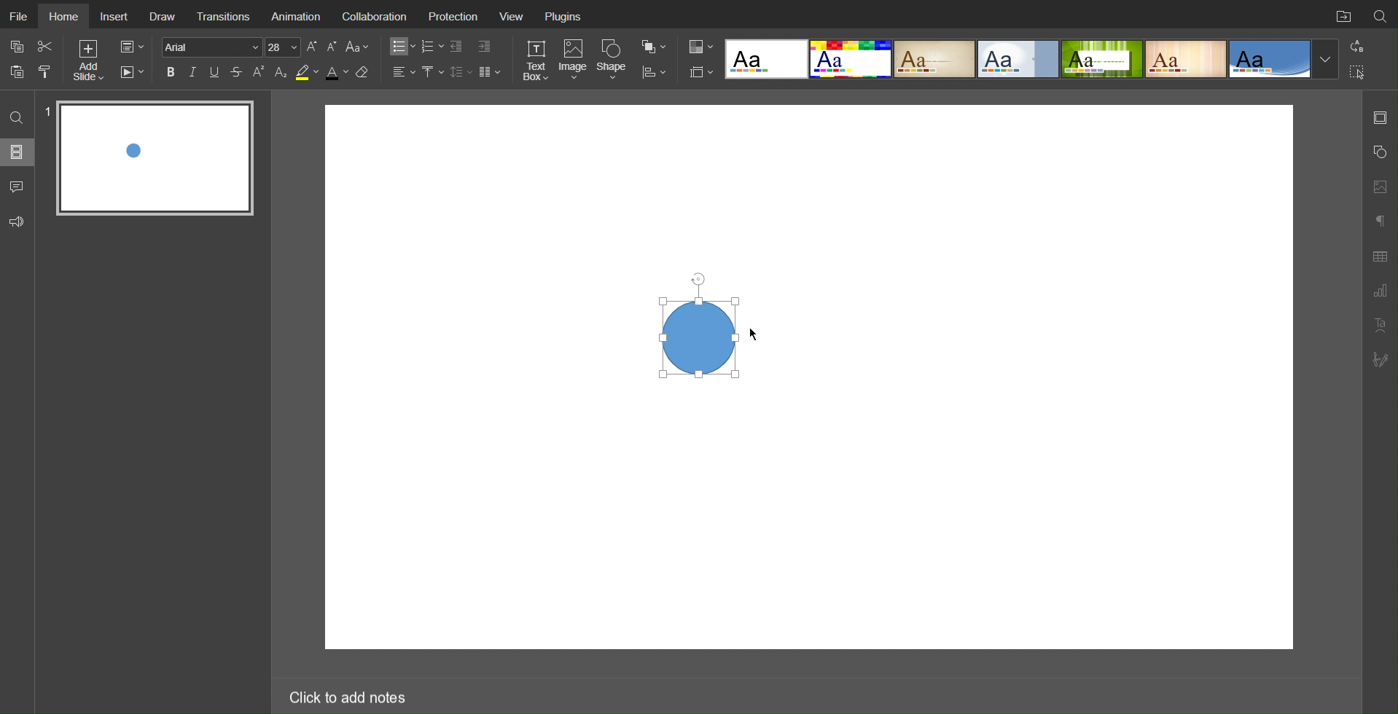  What do you see at coordinates (306, 73) in the screenshot?
I see `Highlight` at bounding box center [306, 73].